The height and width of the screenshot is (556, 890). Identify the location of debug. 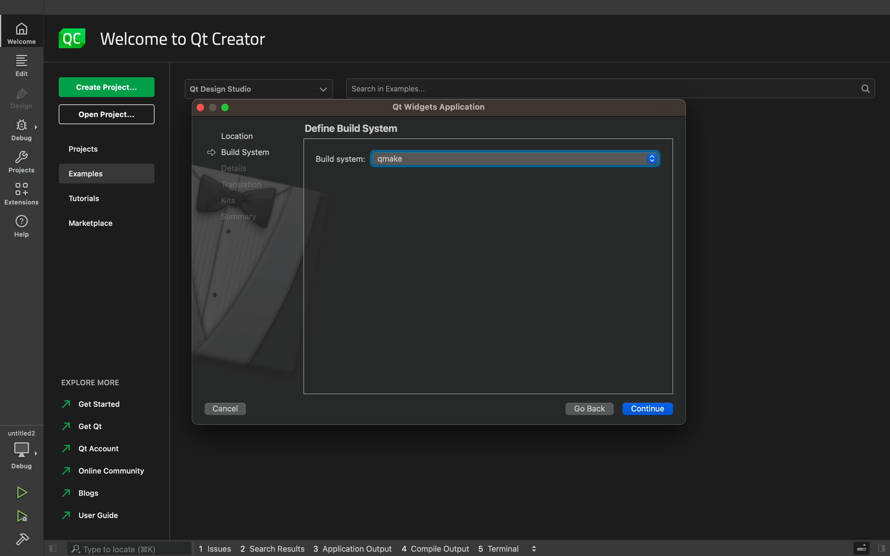
(21, 450).